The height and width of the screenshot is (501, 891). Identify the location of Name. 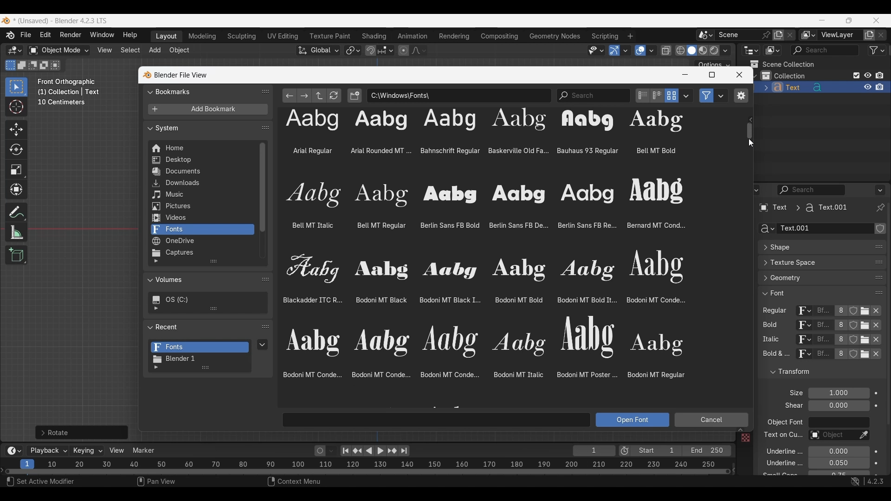
(824, 229).